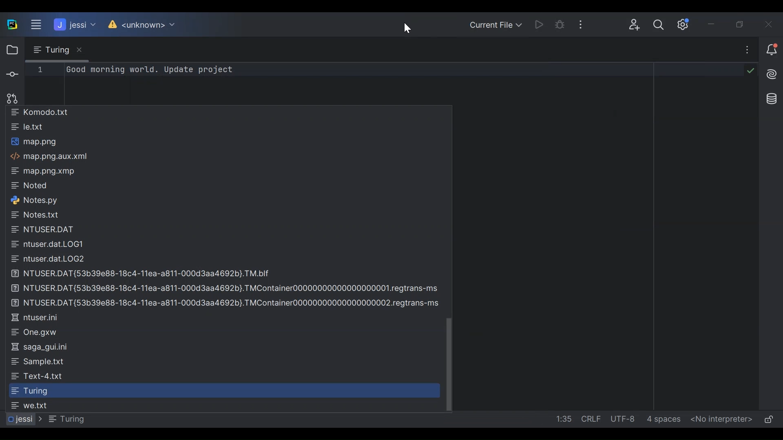 The height and width of the screenshot is (440, 783). I want to click on Jessi, so click(74, 24).